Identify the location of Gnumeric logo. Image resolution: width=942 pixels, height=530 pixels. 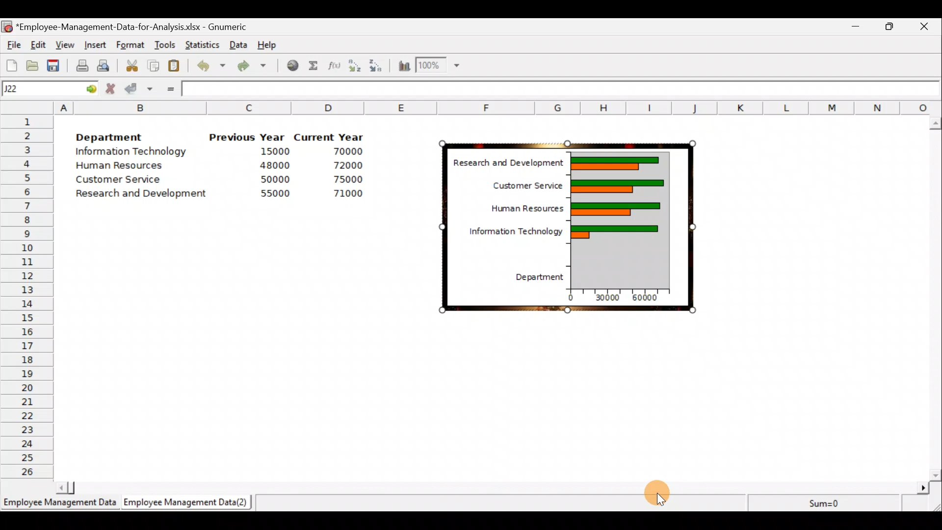
(8, 26).